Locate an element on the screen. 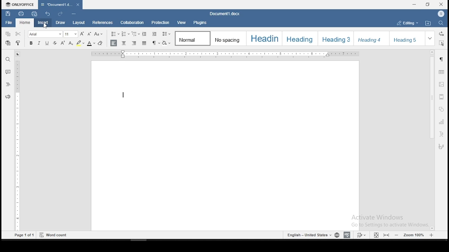 Image resolution: width=449 pixels, height=252 pixels. languages is located at coordinates (312, 234).